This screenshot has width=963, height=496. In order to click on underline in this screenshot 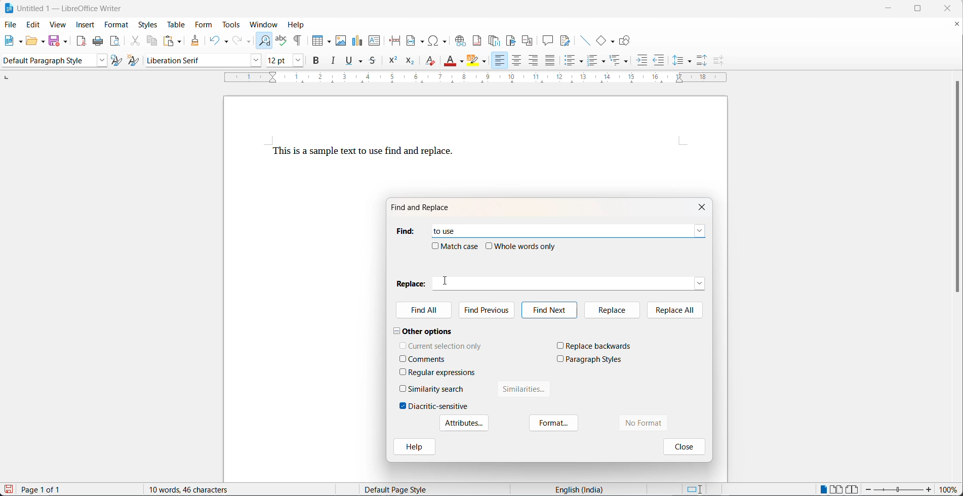, I will do `click(349, 62)`.